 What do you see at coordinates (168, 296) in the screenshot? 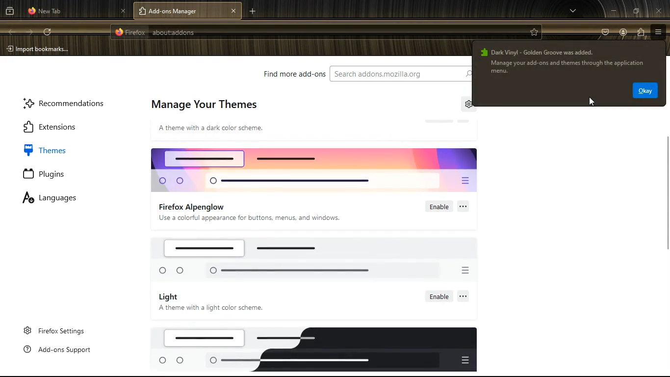
I see `Light` at bounding box center [168, 296].